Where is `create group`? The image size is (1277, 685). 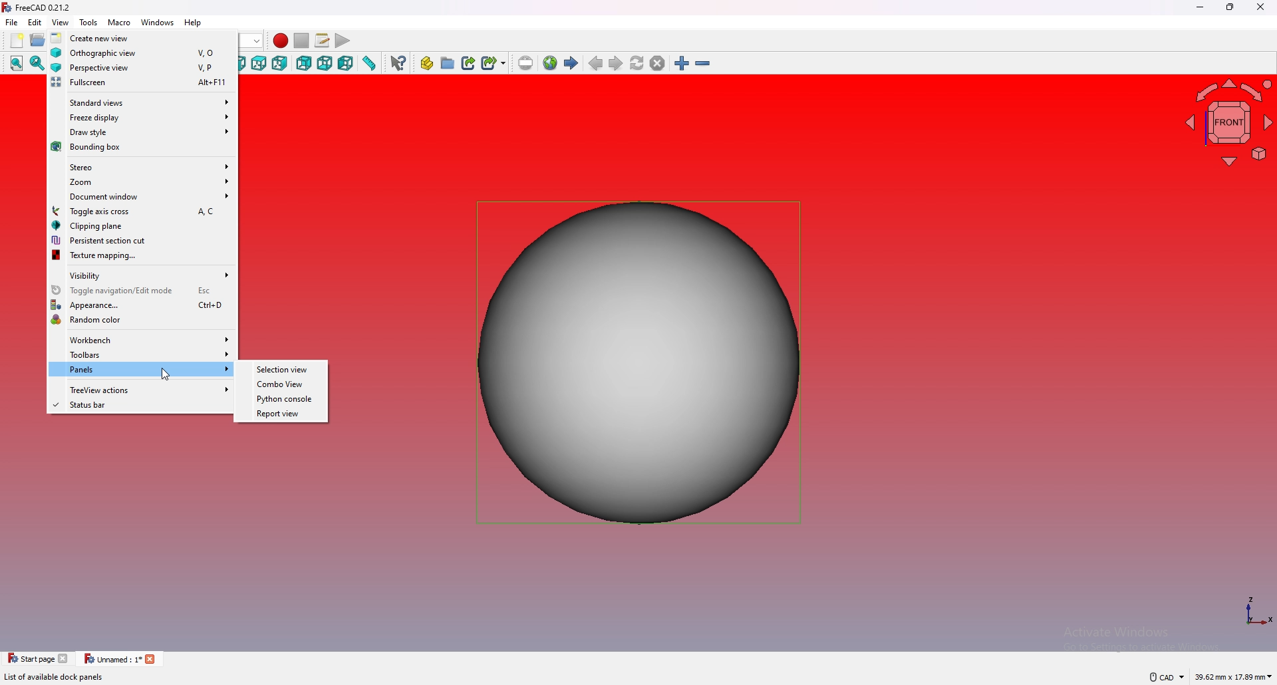 create group is located at coordinates (448, 63).